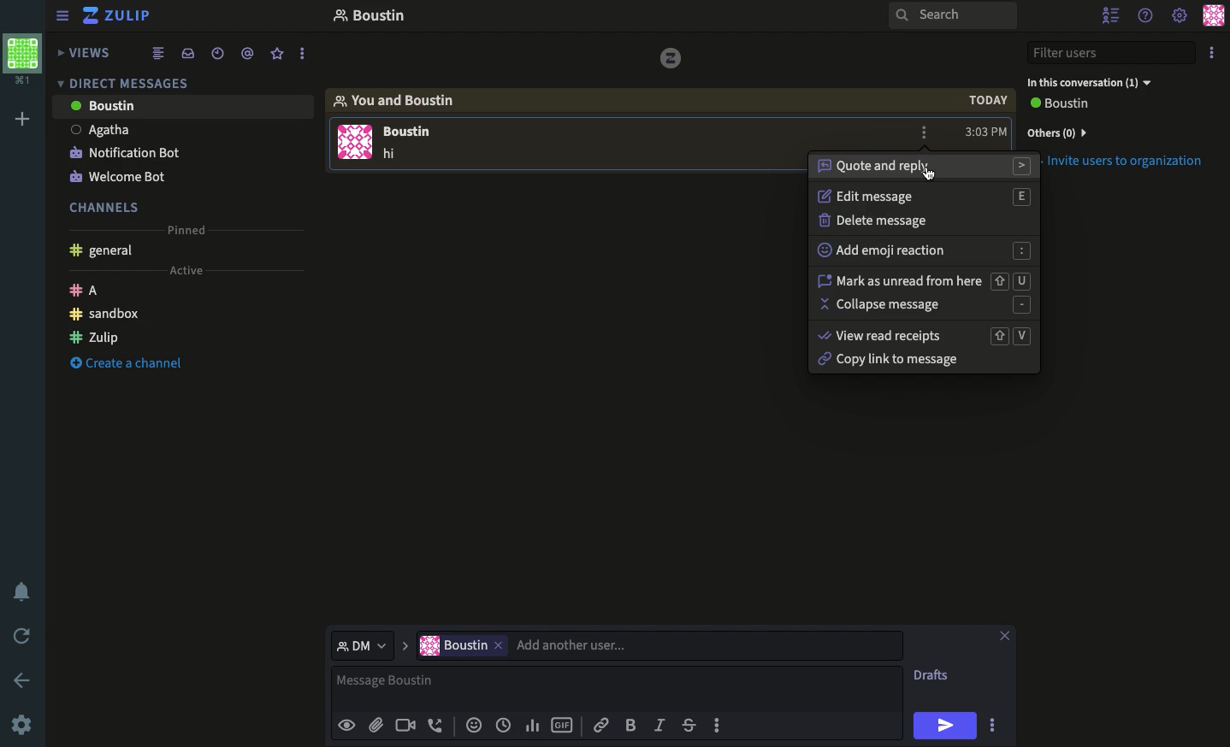  What do you see at coordinates (987, 129) in the screenshot?
I see `Time` at bounding box center [987, 129].